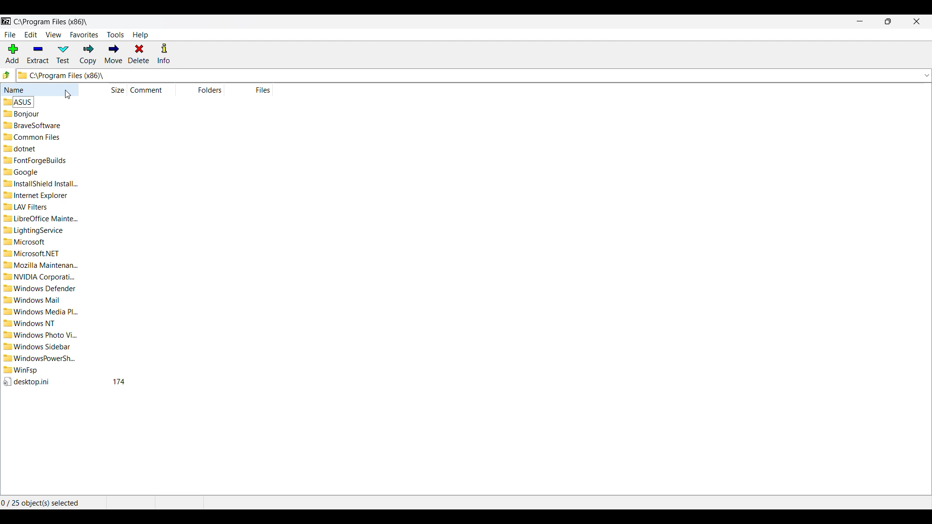 This screenshot has width=932, height=524. Describe the element at coordinates (41, 218) in the screenshot. I see `LibreOffice Mainte..` at that location.